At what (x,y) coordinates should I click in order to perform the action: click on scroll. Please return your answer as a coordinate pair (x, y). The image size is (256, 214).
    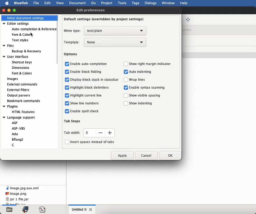
    Looking at the image, I should click on (58, 40).